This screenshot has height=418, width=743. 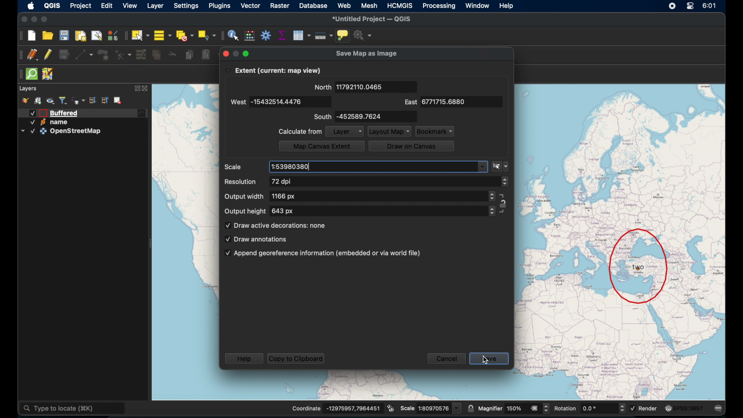 What do you see at coordinates (43, 113) in the screenshot?
I see `icon` at bounding box center [43, 113].